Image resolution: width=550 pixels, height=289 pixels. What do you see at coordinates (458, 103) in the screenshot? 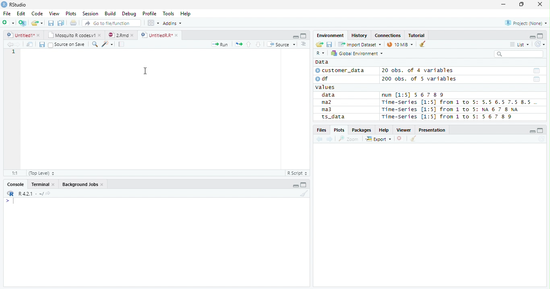
I see `Time-Series [1:5] from 1 to 5: 5.5 6.5 7.5 8.5` at bounding box center [458, 103].